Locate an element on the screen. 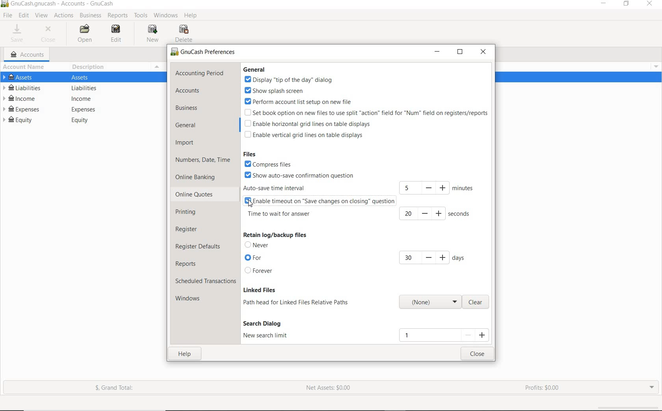 The height and width of the screenshot is (411, 662). EXPENSES is located at coordinates (81, 109).